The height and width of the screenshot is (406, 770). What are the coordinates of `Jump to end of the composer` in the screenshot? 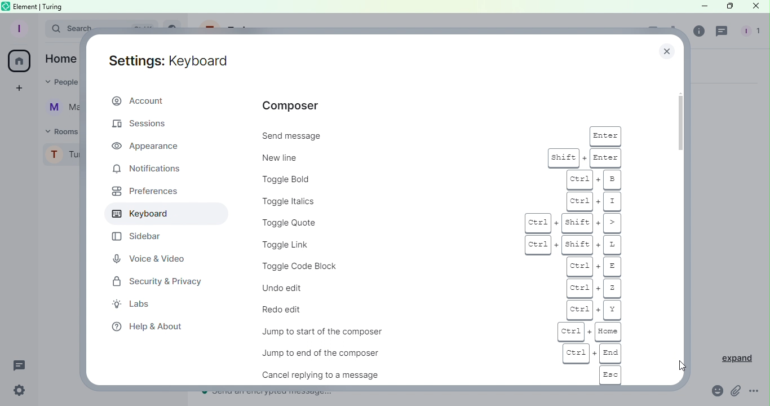 It's located at (361, 353).